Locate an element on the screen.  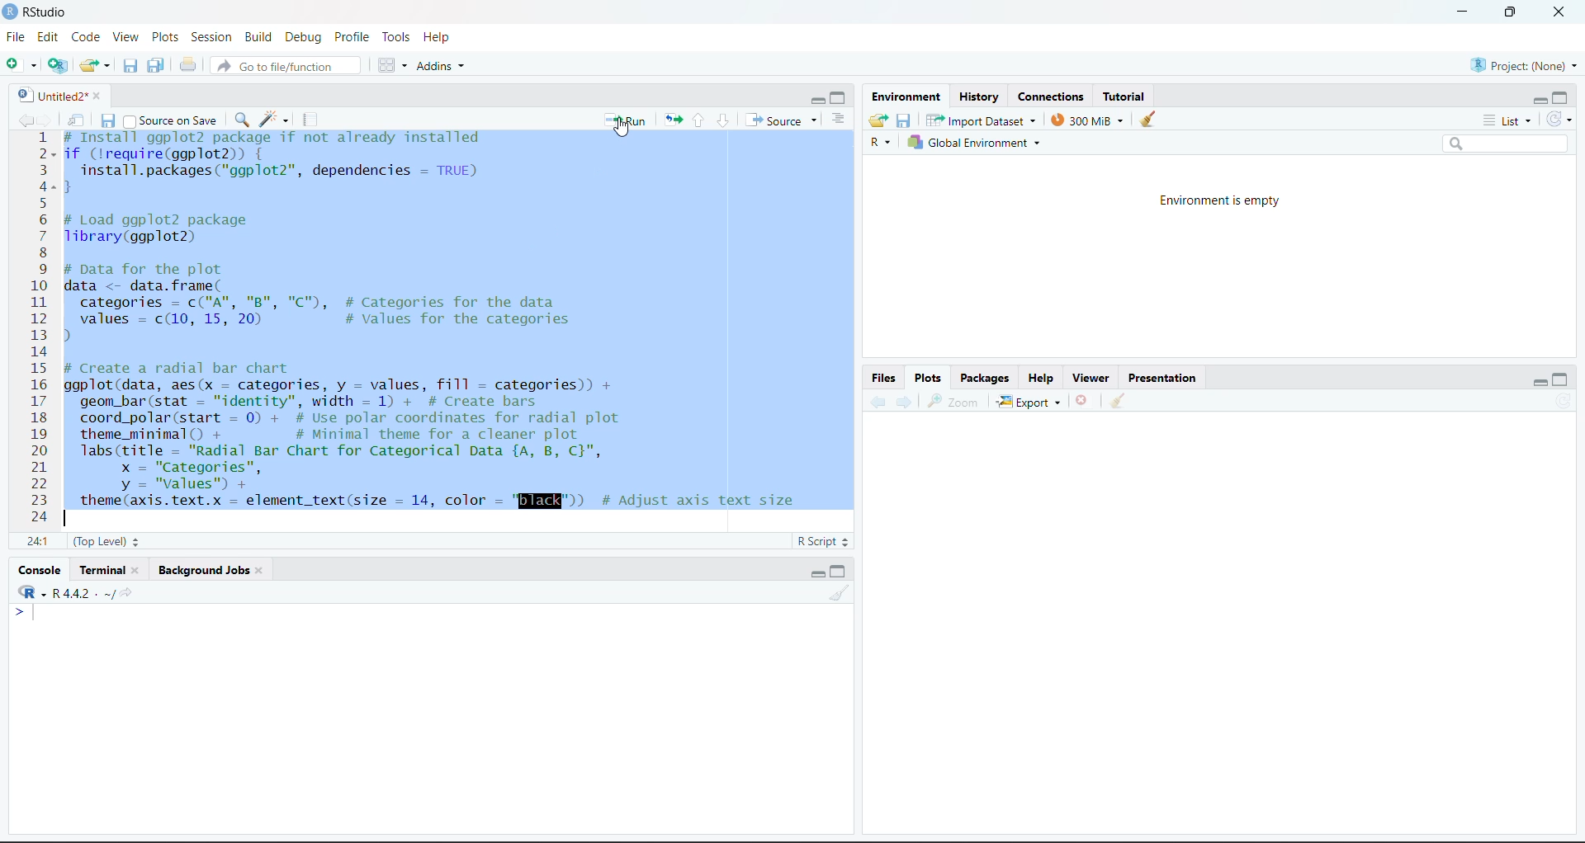
go to next section/chunk is located at coordinates (724, 120).